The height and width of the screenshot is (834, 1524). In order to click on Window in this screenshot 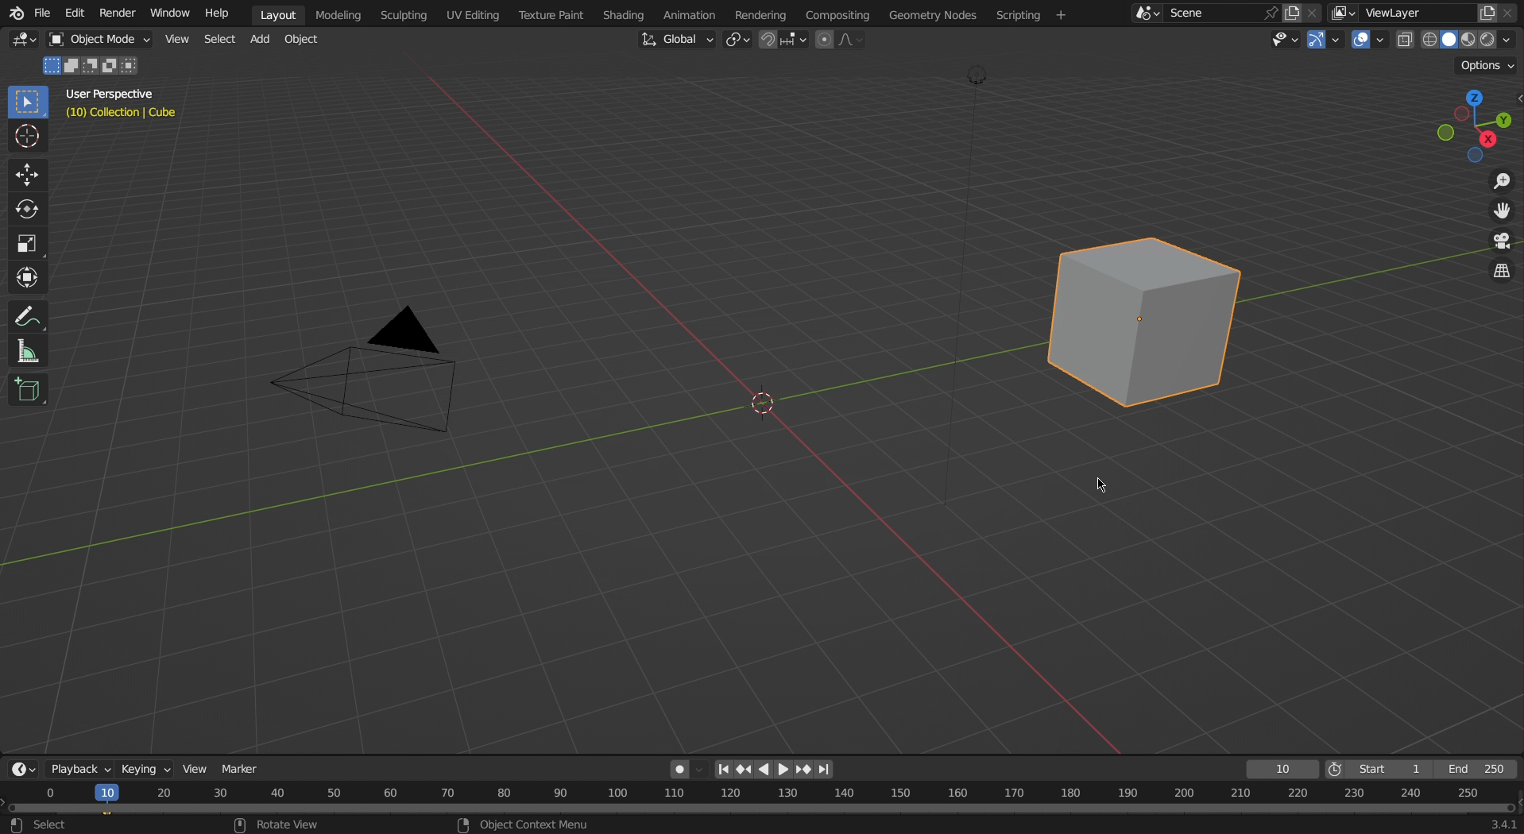, I will do `click(174, 13)`.